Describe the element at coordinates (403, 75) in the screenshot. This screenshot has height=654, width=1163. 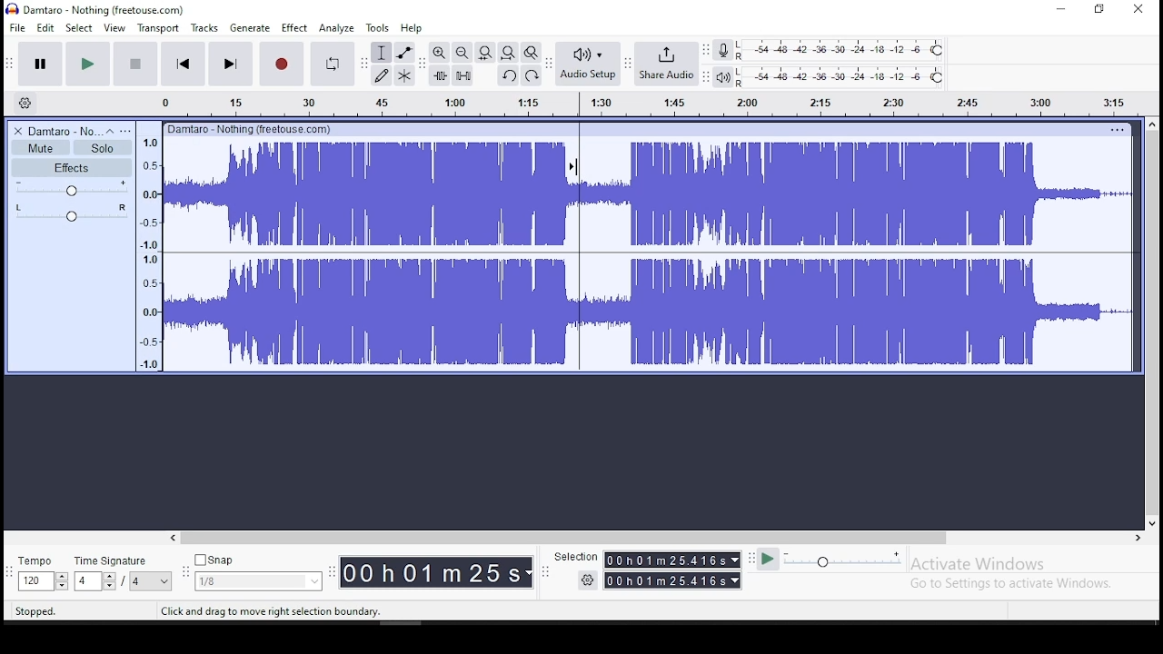
I see `multi tool` at that location.